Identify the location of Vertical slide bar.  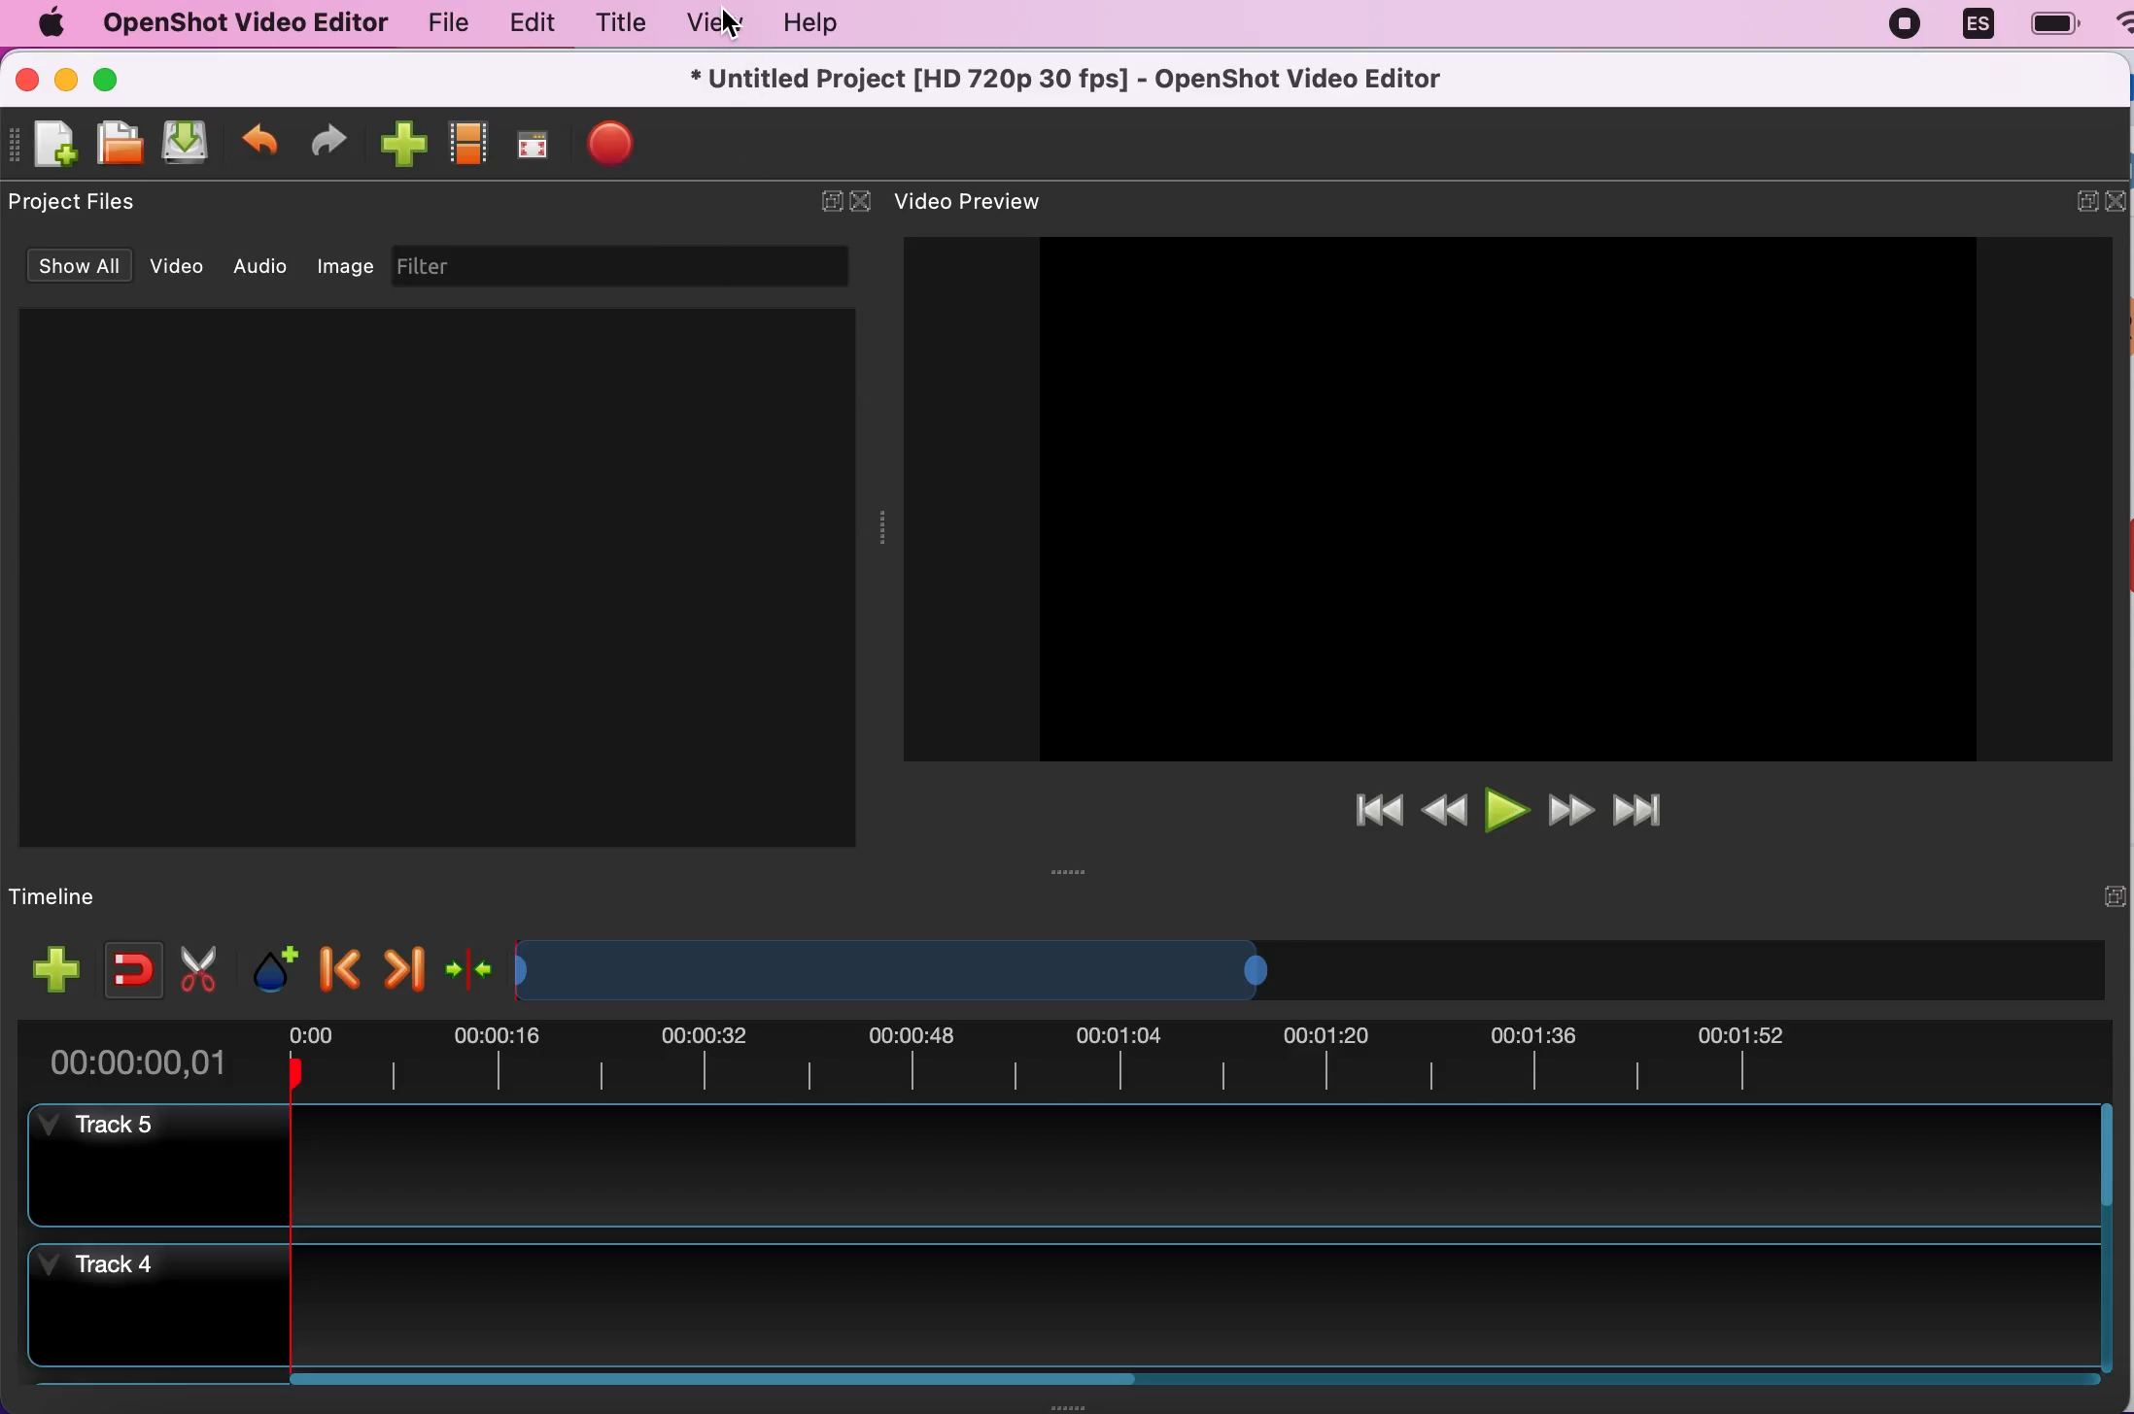
(2106, 1237).